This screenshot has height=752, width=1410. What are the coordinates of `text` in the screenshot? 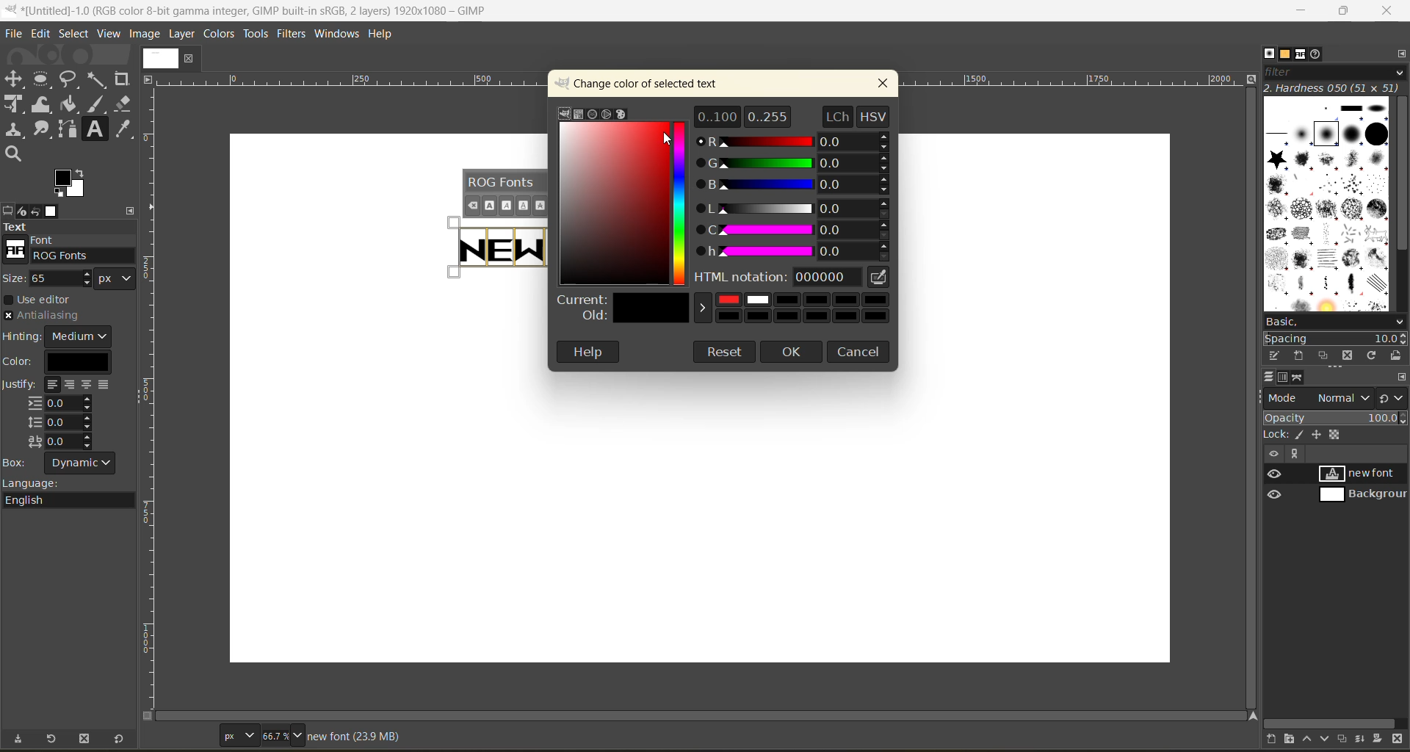 It's located at (68, 227).